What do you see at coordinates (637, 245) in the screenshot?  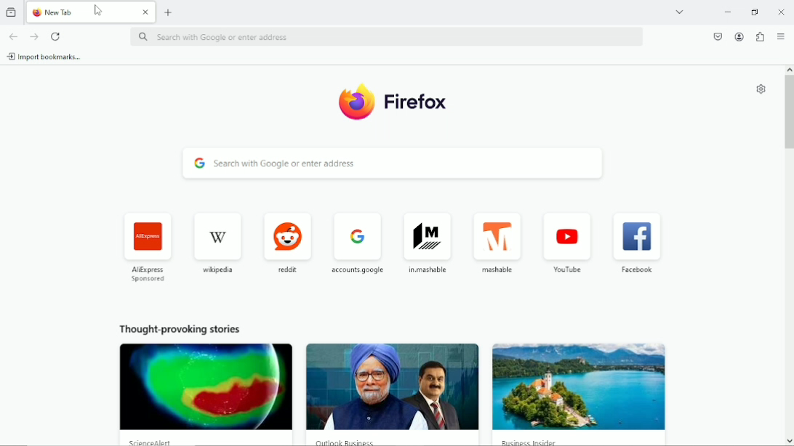 I see `Facebook` at bounding box center [637, 245].